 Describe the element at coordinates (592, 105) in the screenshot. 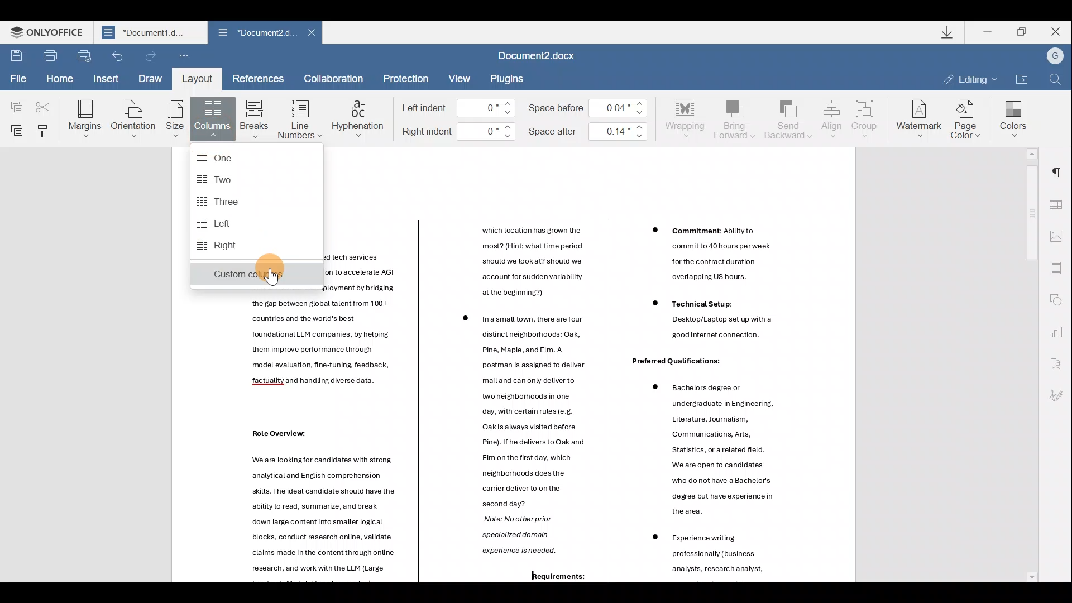

I see `Space before` at that location.